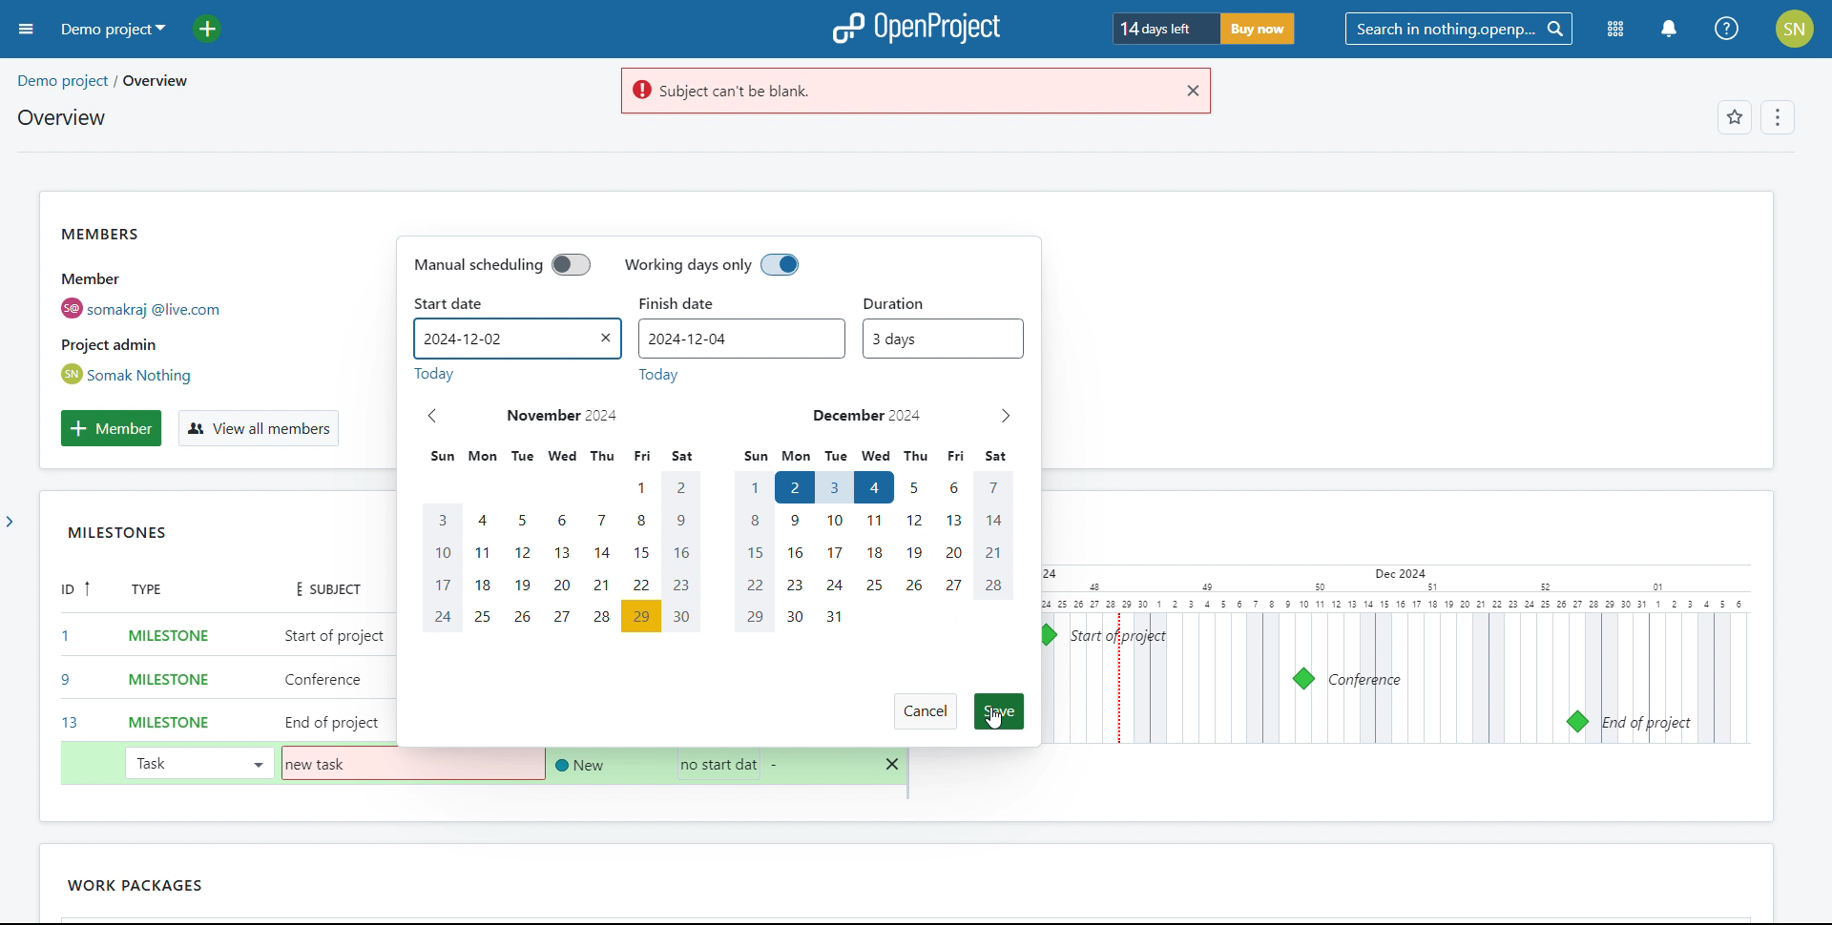  Describe the element at coordinates (716, 457) in the screenshot. I see `days` at that location.